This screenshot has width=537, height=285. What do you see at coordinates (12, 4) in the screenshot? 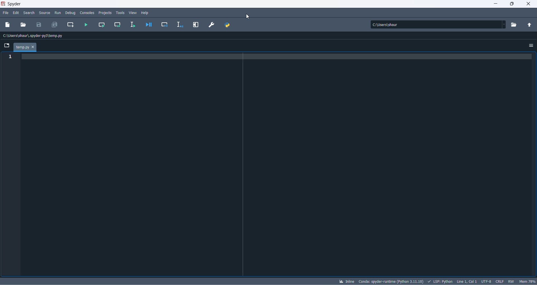
I see `spyder application name` at bounding box center [12, 4].